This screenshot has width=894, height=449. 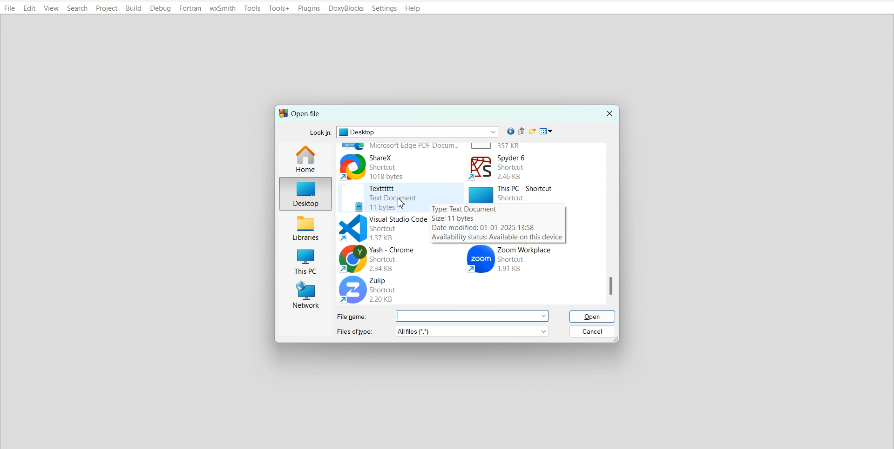 I want to click on File name, so click(x=353, y=316).